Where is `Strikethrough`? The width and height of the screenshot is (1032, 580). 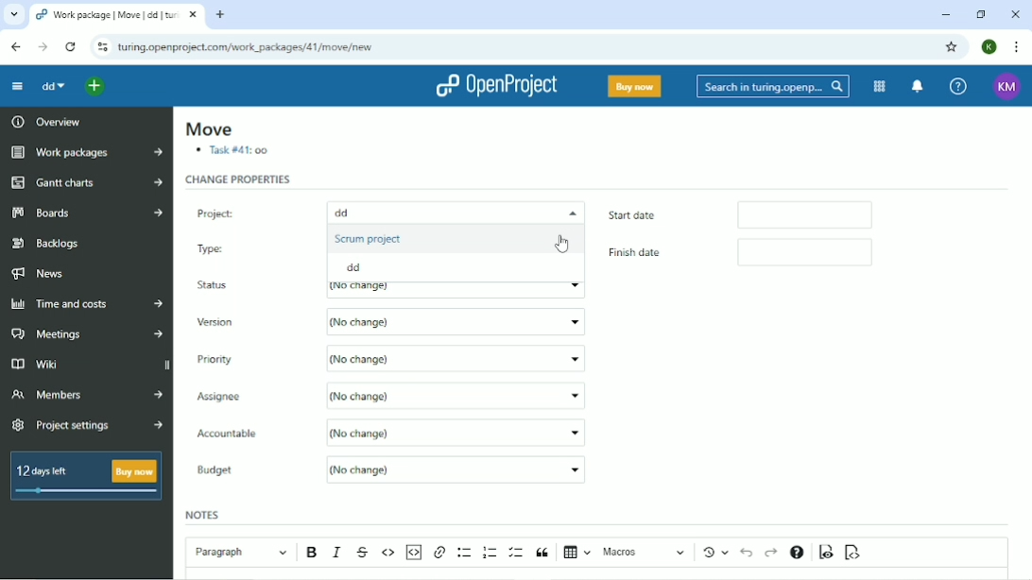
Strikethrough is located at coordinates (364, 553).